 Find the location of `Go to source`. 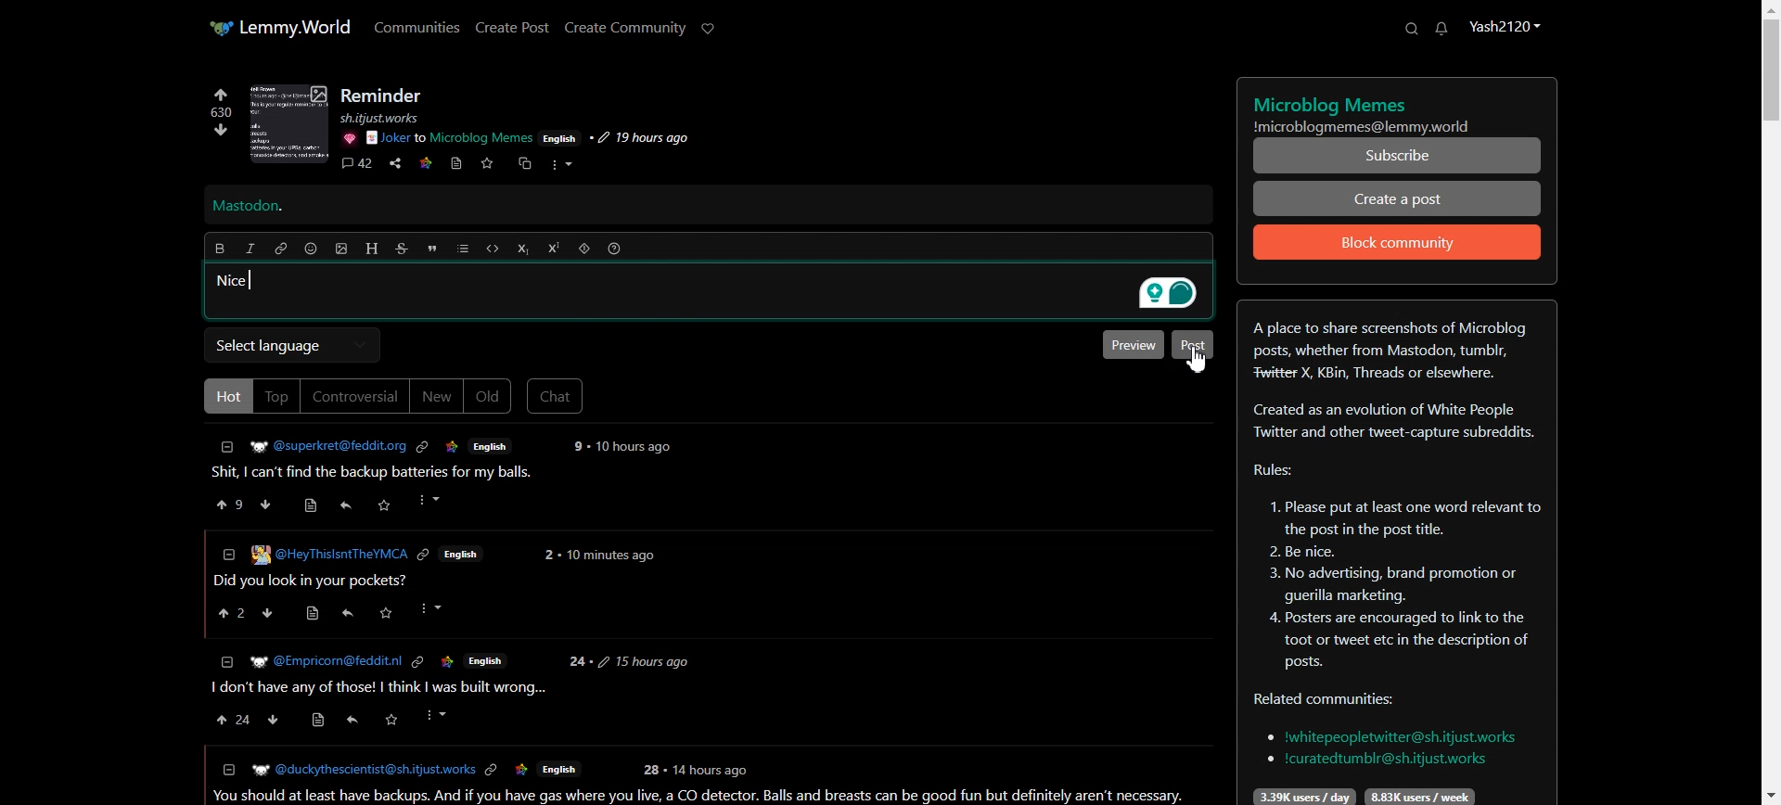

Go to source is located at coordinates (457, 163).